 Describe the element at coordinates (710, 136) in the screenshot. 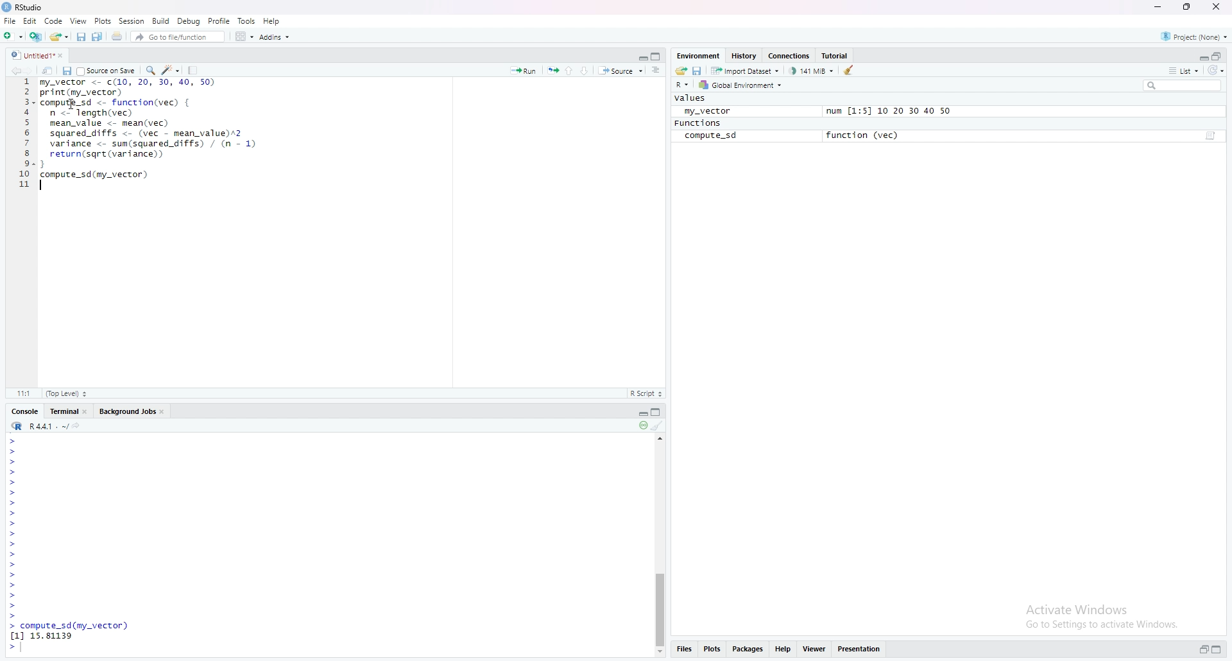

I see `compute_sd` at that location.